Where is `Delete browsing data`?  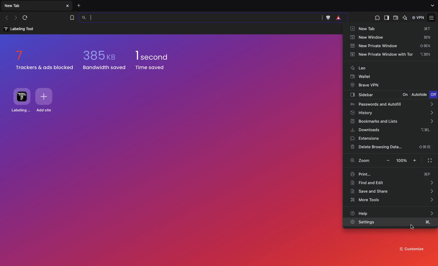
Delete browsing data is located at coordinates (391, 148).